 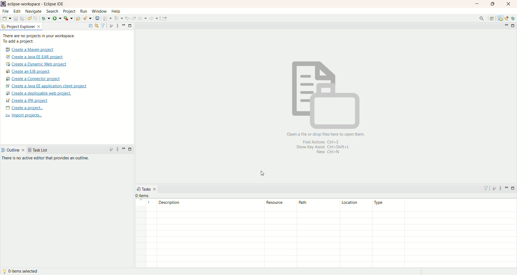 What do you see at coordinates (513, 189) in the screenshot?
I see `maximize` at bounding box center [513, 189].